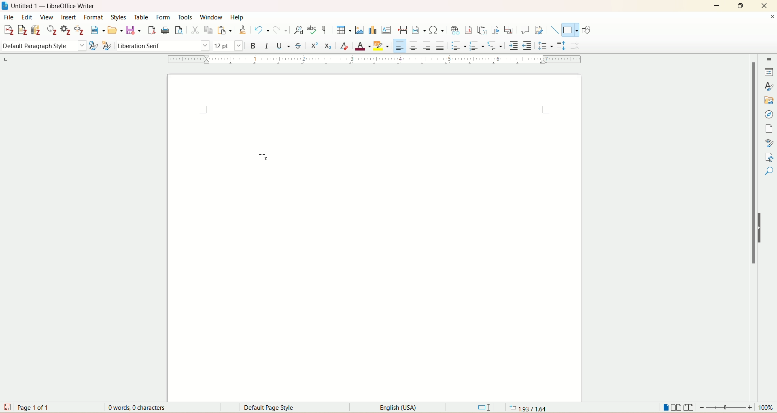  What do you see at coordinates (771, 129) in the screenshot?
I see `page ` at bounding box center [771, 129].